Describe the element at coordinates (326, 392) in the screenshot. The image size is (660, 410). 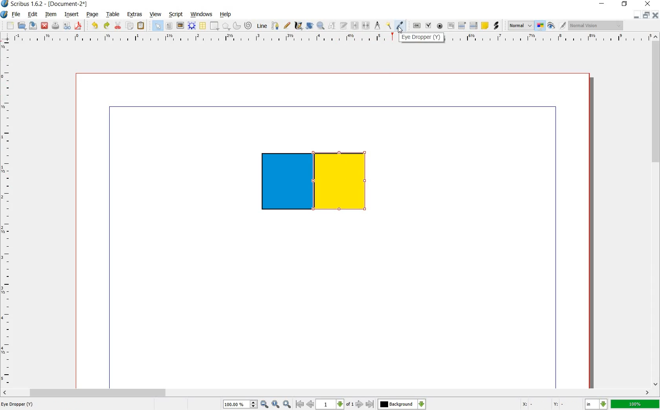
I see `scrollbar` at that location.